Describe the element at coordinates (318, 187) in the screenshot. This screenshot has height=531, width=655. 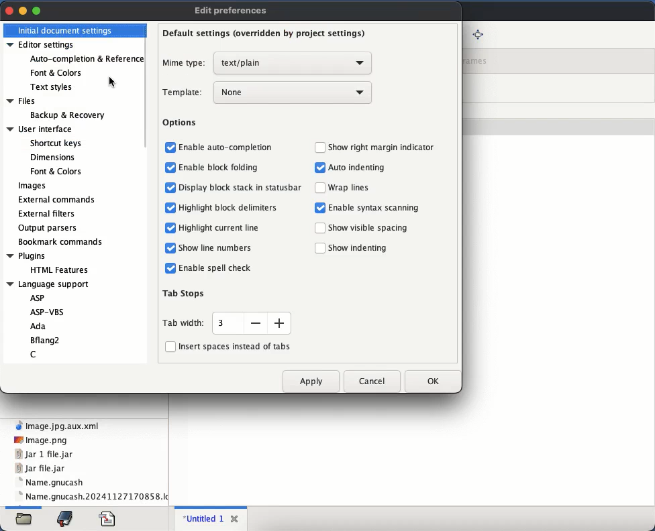
I see `checkbox` at that location.